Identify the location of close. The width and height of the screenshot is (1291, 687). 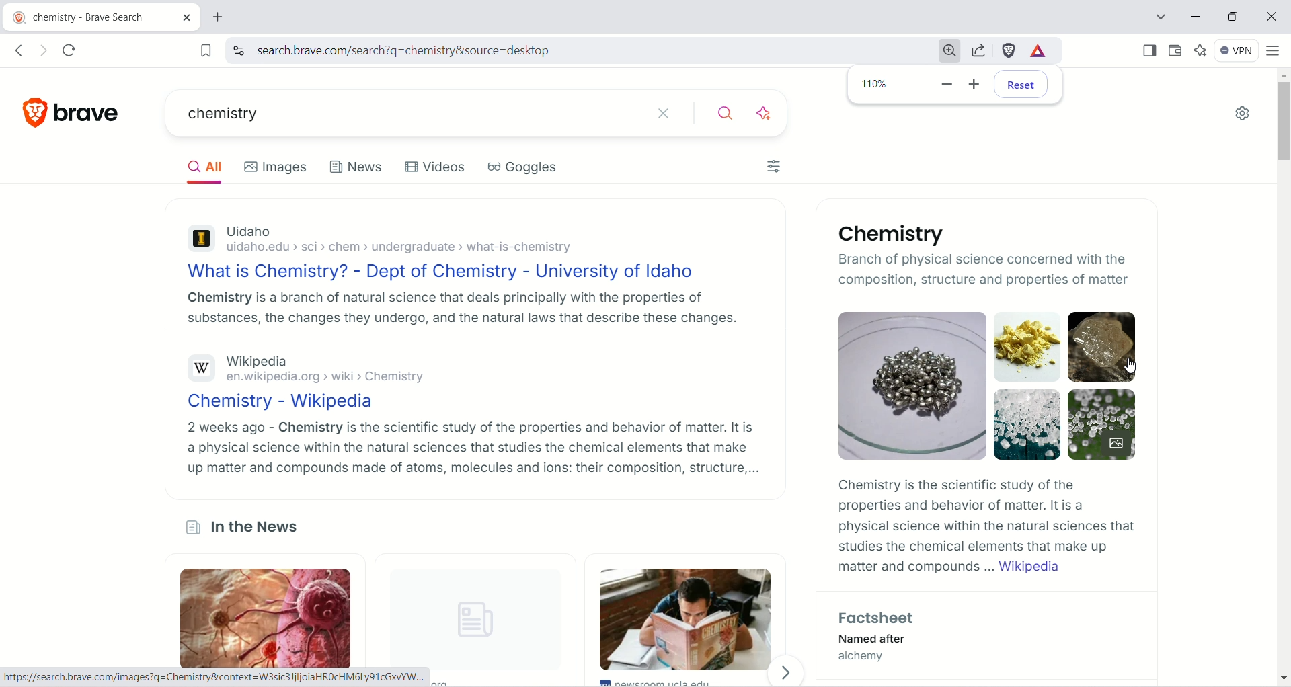
(1274, 17).